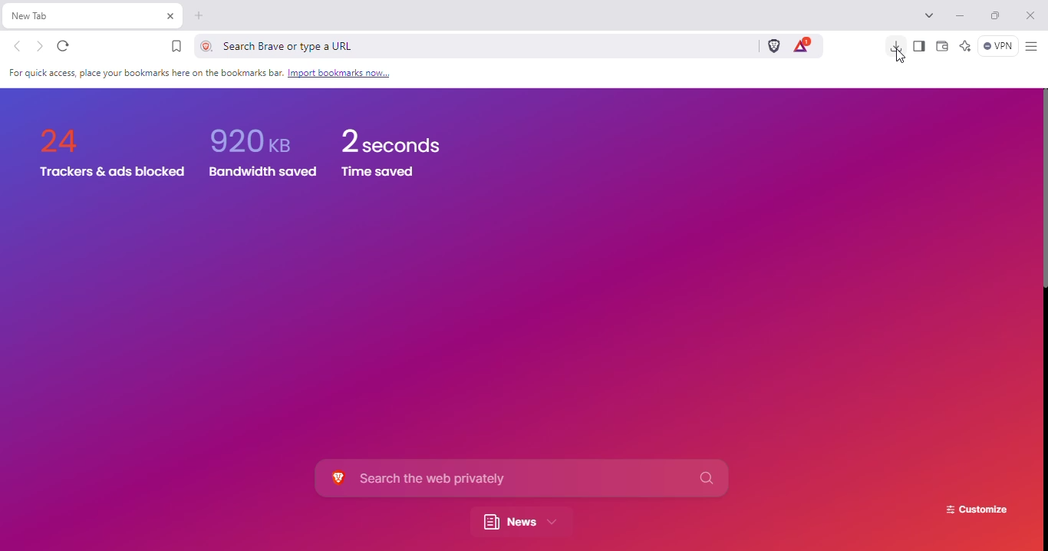 This screenshot has height=551, width=1048. Describe the element at coordinates (943, 45) in the screenshot. I see `wallet` at that location.